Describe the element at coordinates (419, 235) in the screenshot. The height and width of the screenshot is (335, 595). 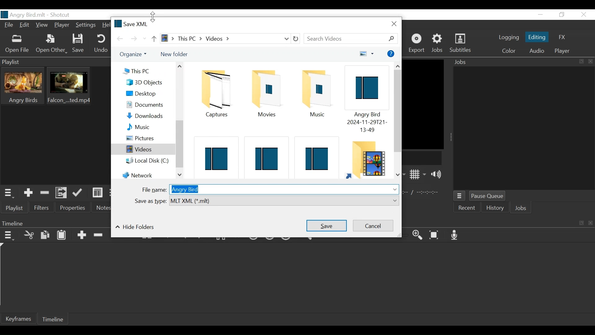
I see `Zoom timeline in` at that location.